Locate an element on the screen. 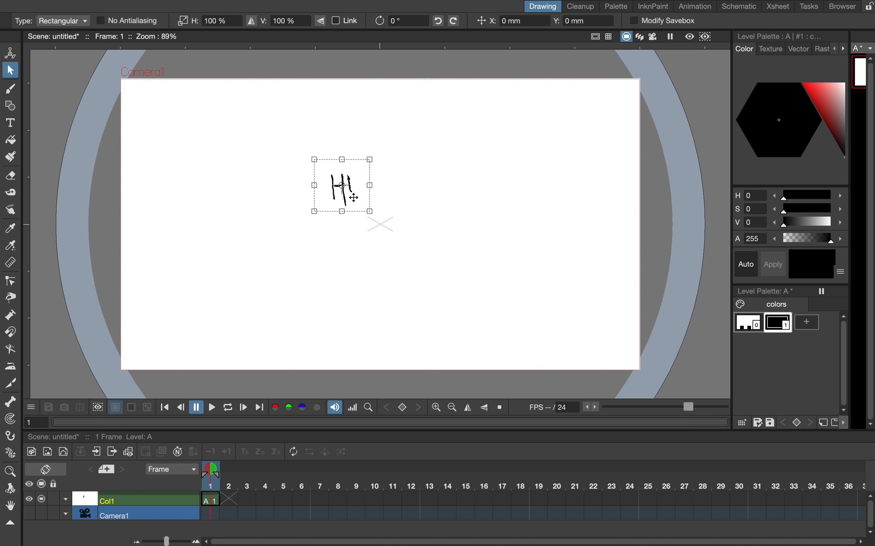 This screenshot has height=546, width=875. sidebar vertical scroll bar is located at coordinates (869, 242).